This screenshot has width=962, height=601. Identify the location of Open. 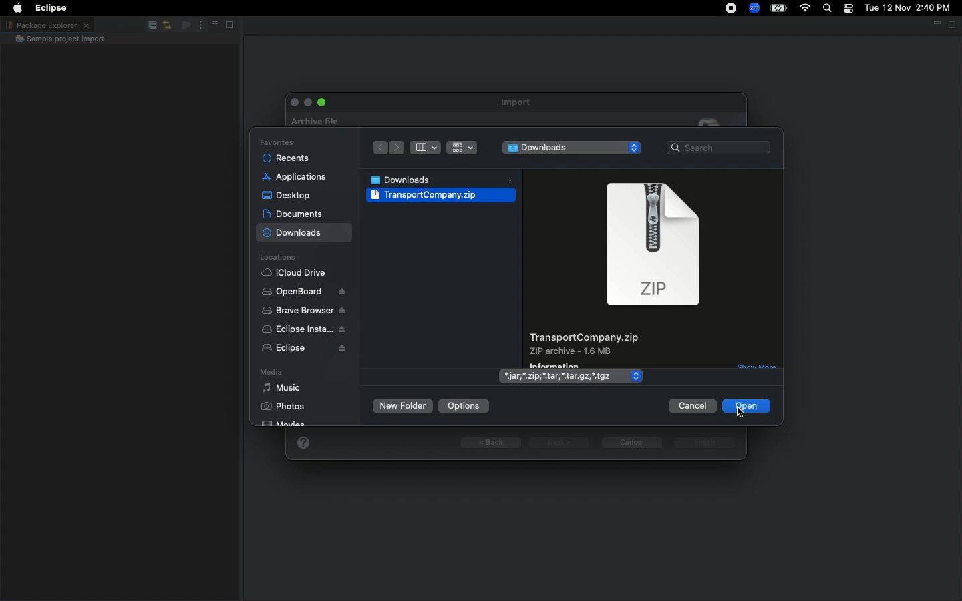
(747, 406).